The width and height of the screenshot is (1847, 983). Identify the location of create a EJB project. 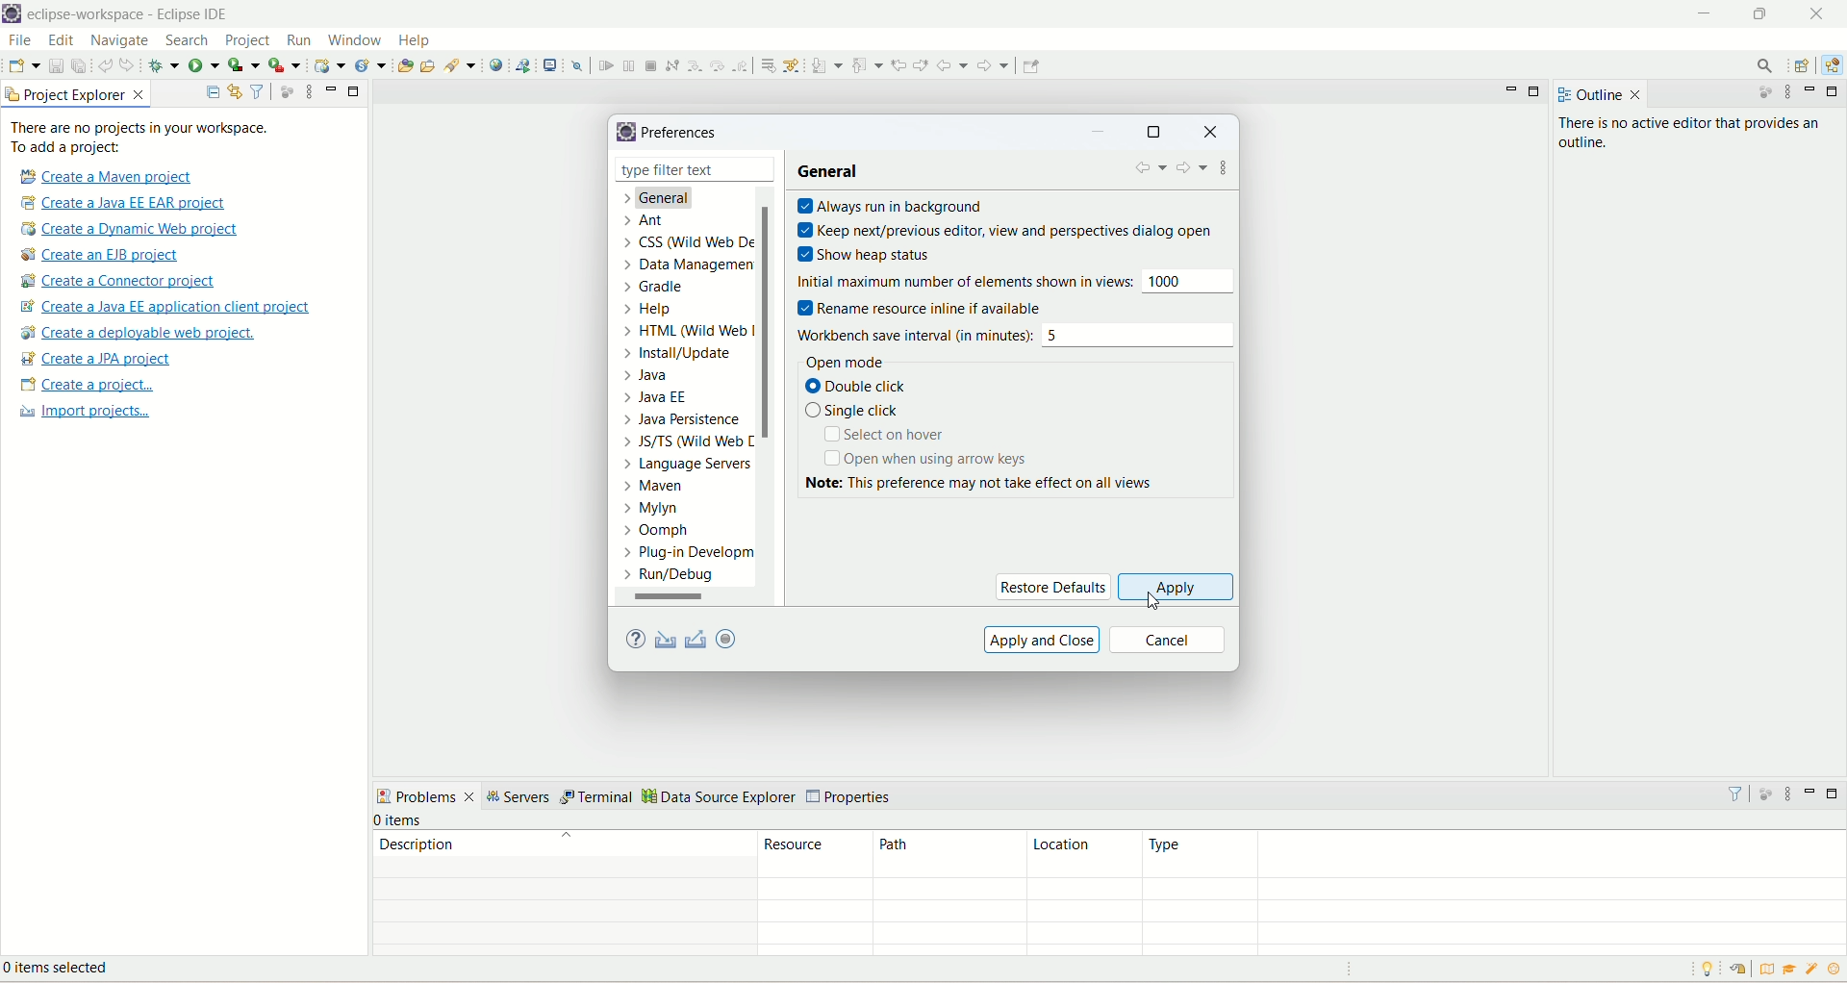
(113, 255).